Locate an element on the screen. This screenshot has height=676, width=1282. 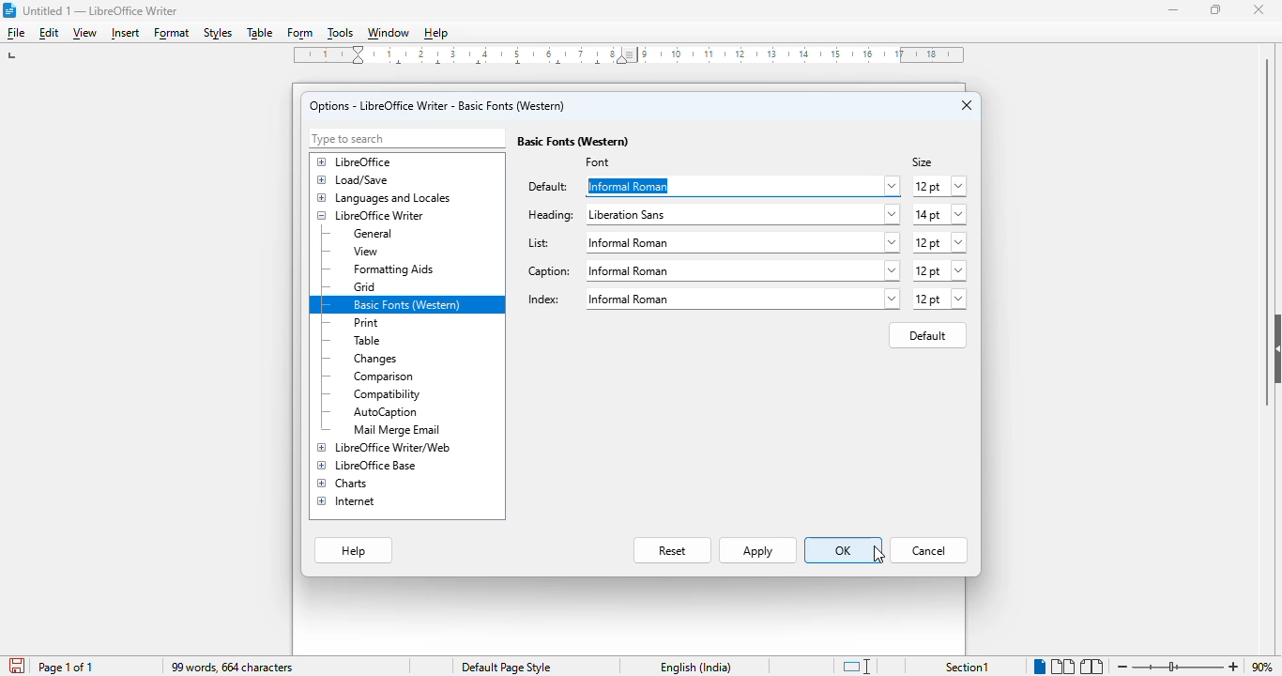
autocaption is located at coordinates (388, 412).